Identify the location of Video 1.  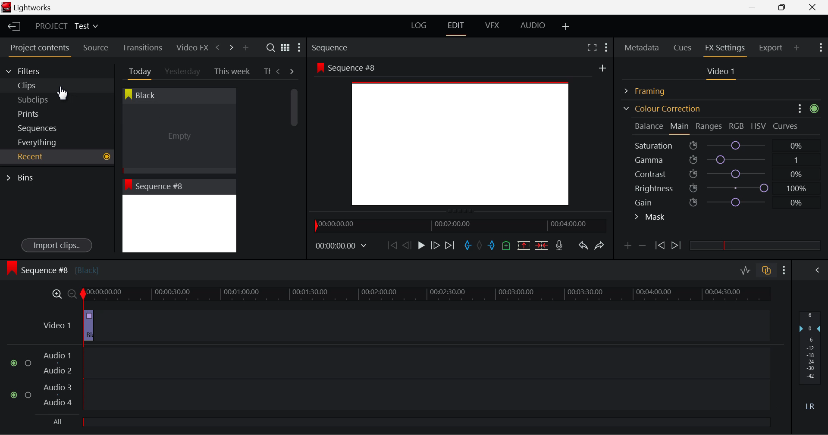
(50, 324).